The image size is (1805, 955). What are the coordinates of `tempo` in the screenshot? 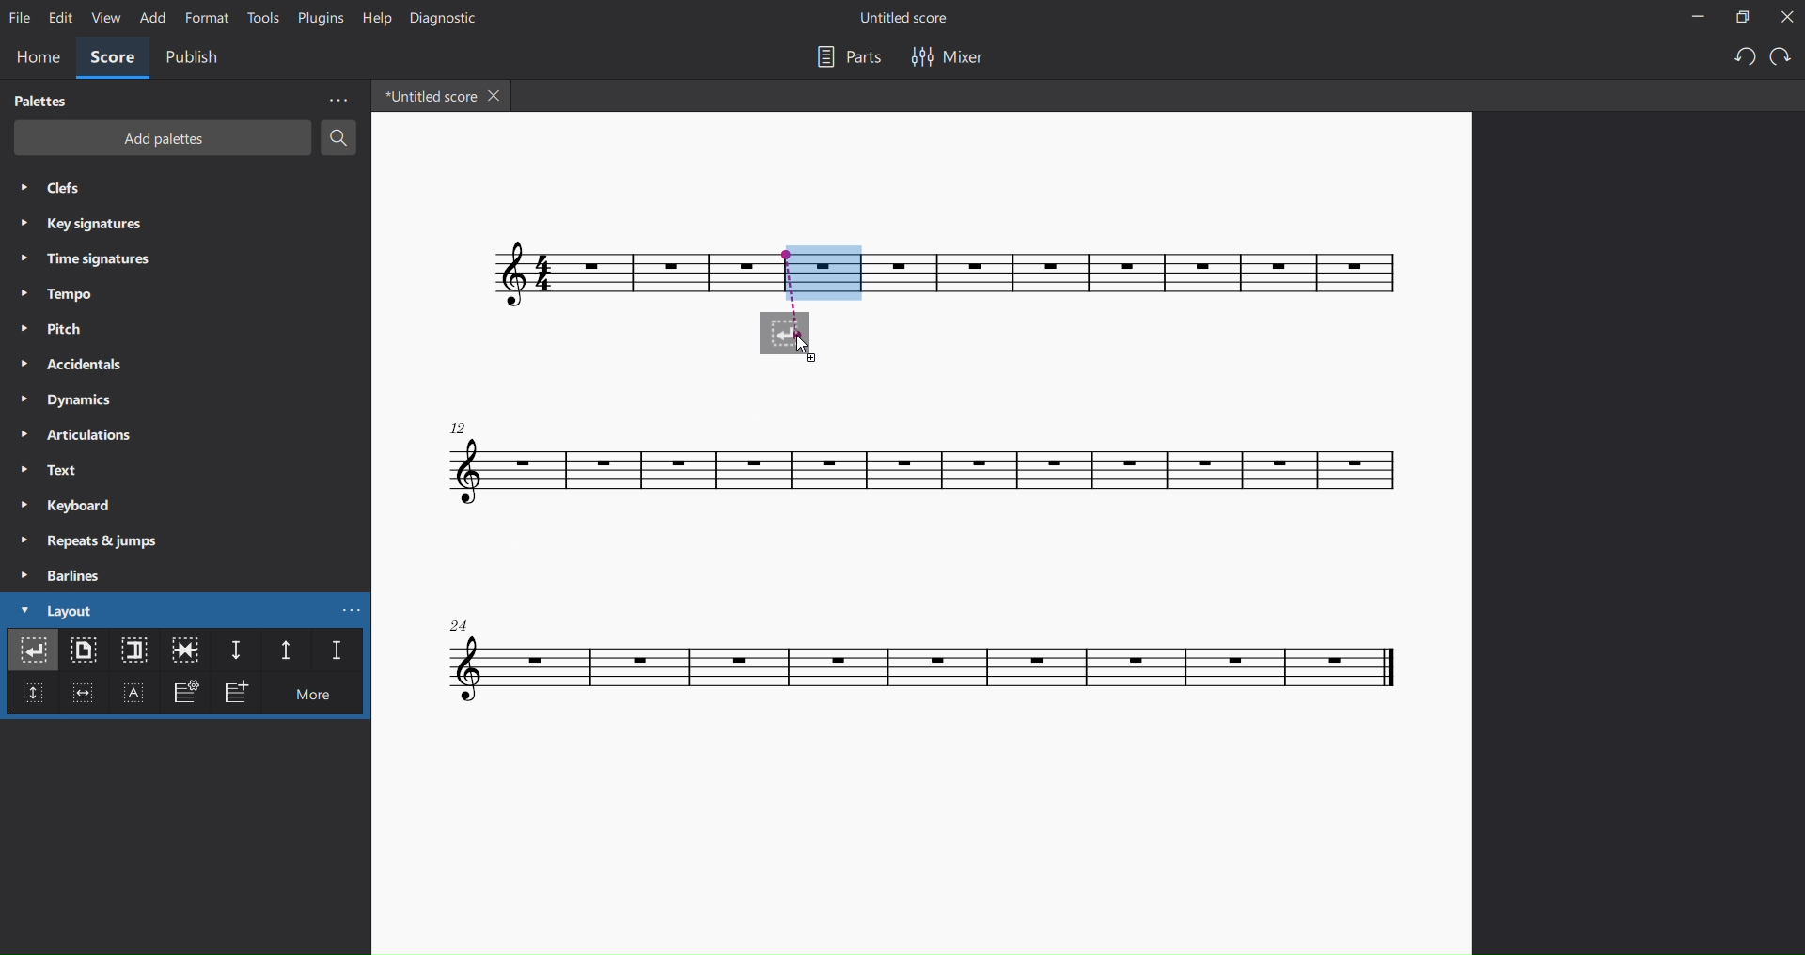 It's located at (54, 294).